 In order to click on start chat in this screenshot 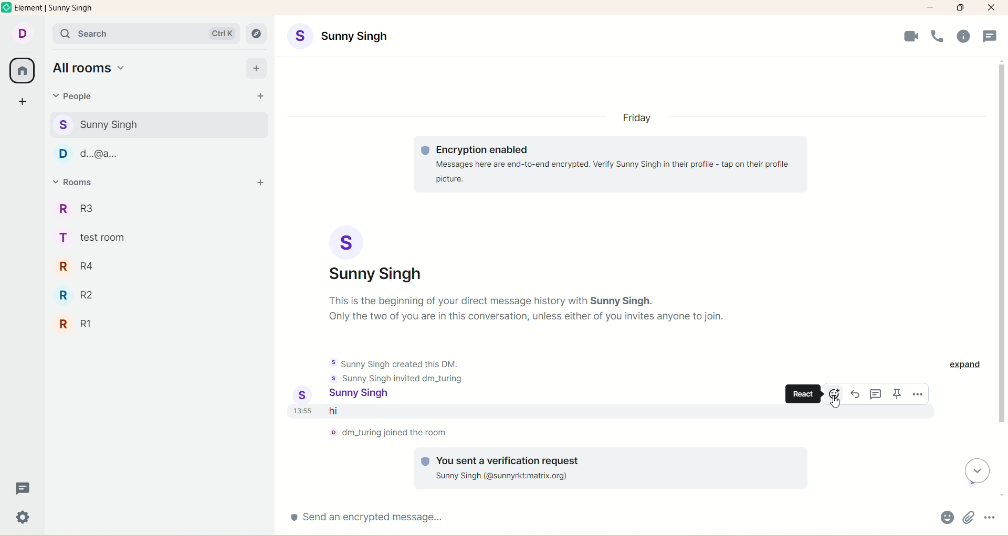, I will do `click(259, 96)`.